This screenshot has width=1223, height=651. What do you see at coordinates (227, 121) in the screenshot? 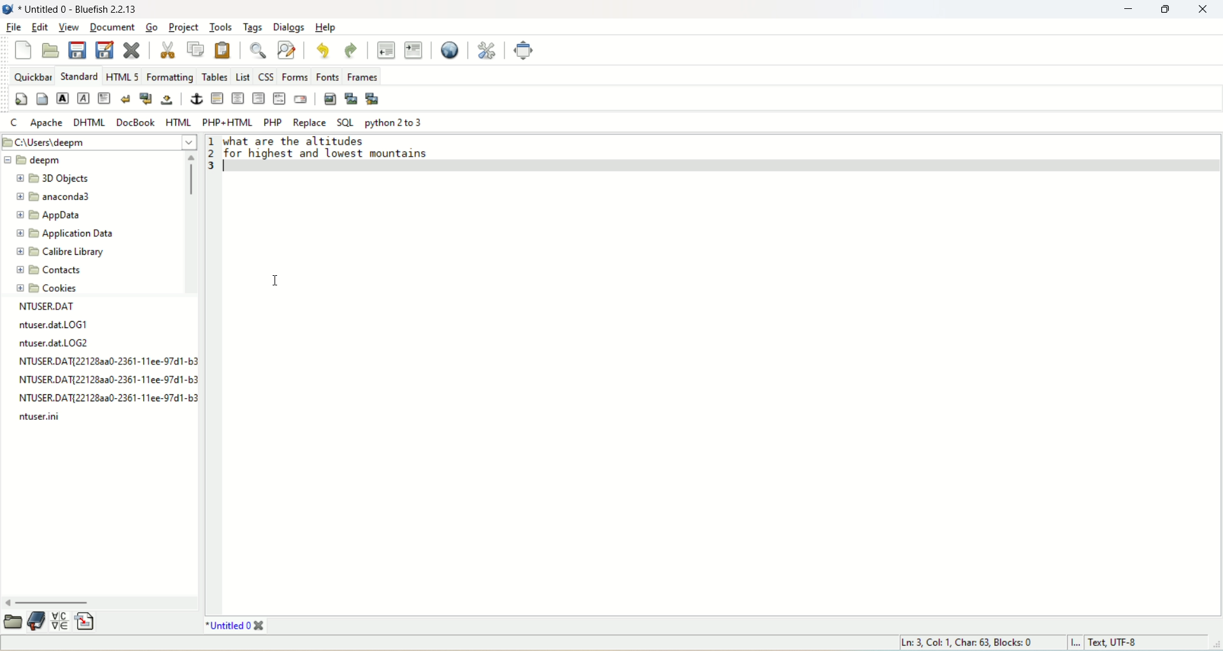
I see `PHP+HTML` at bounding box center [227, 121].